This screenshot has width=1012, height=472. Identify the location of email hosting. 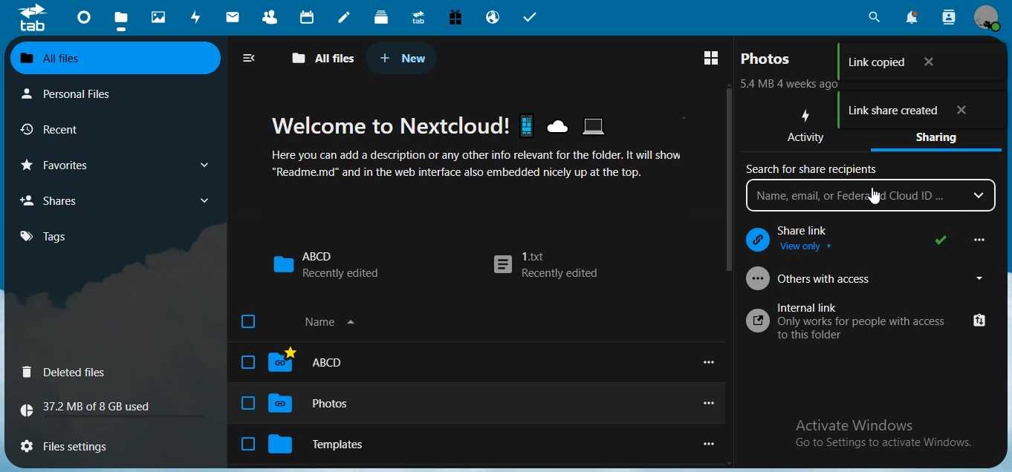
(493, 19).